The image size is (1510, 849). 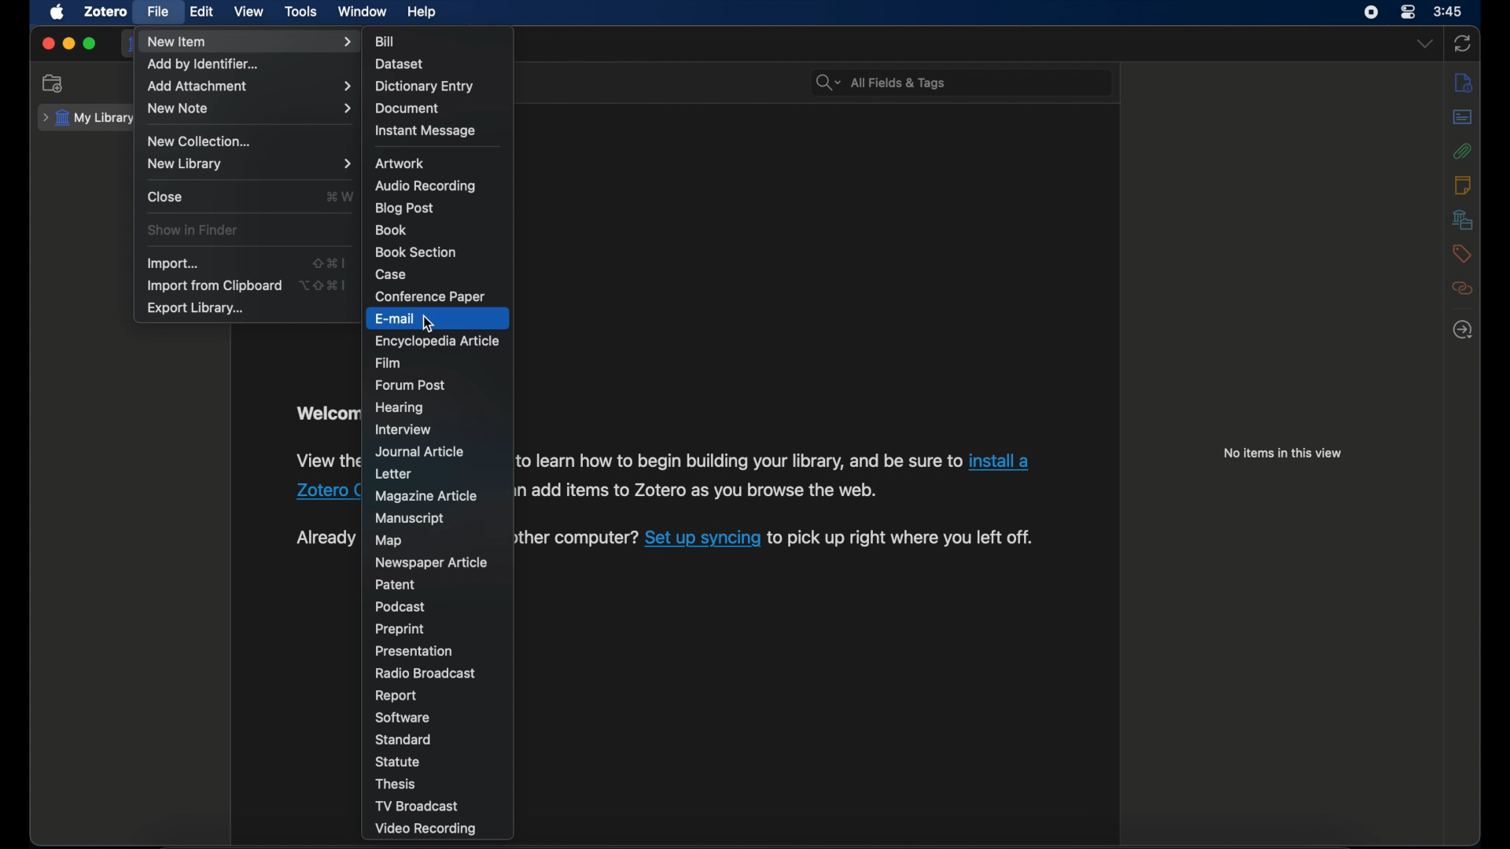 I want to click on hearing, so click(x=401, y=408).